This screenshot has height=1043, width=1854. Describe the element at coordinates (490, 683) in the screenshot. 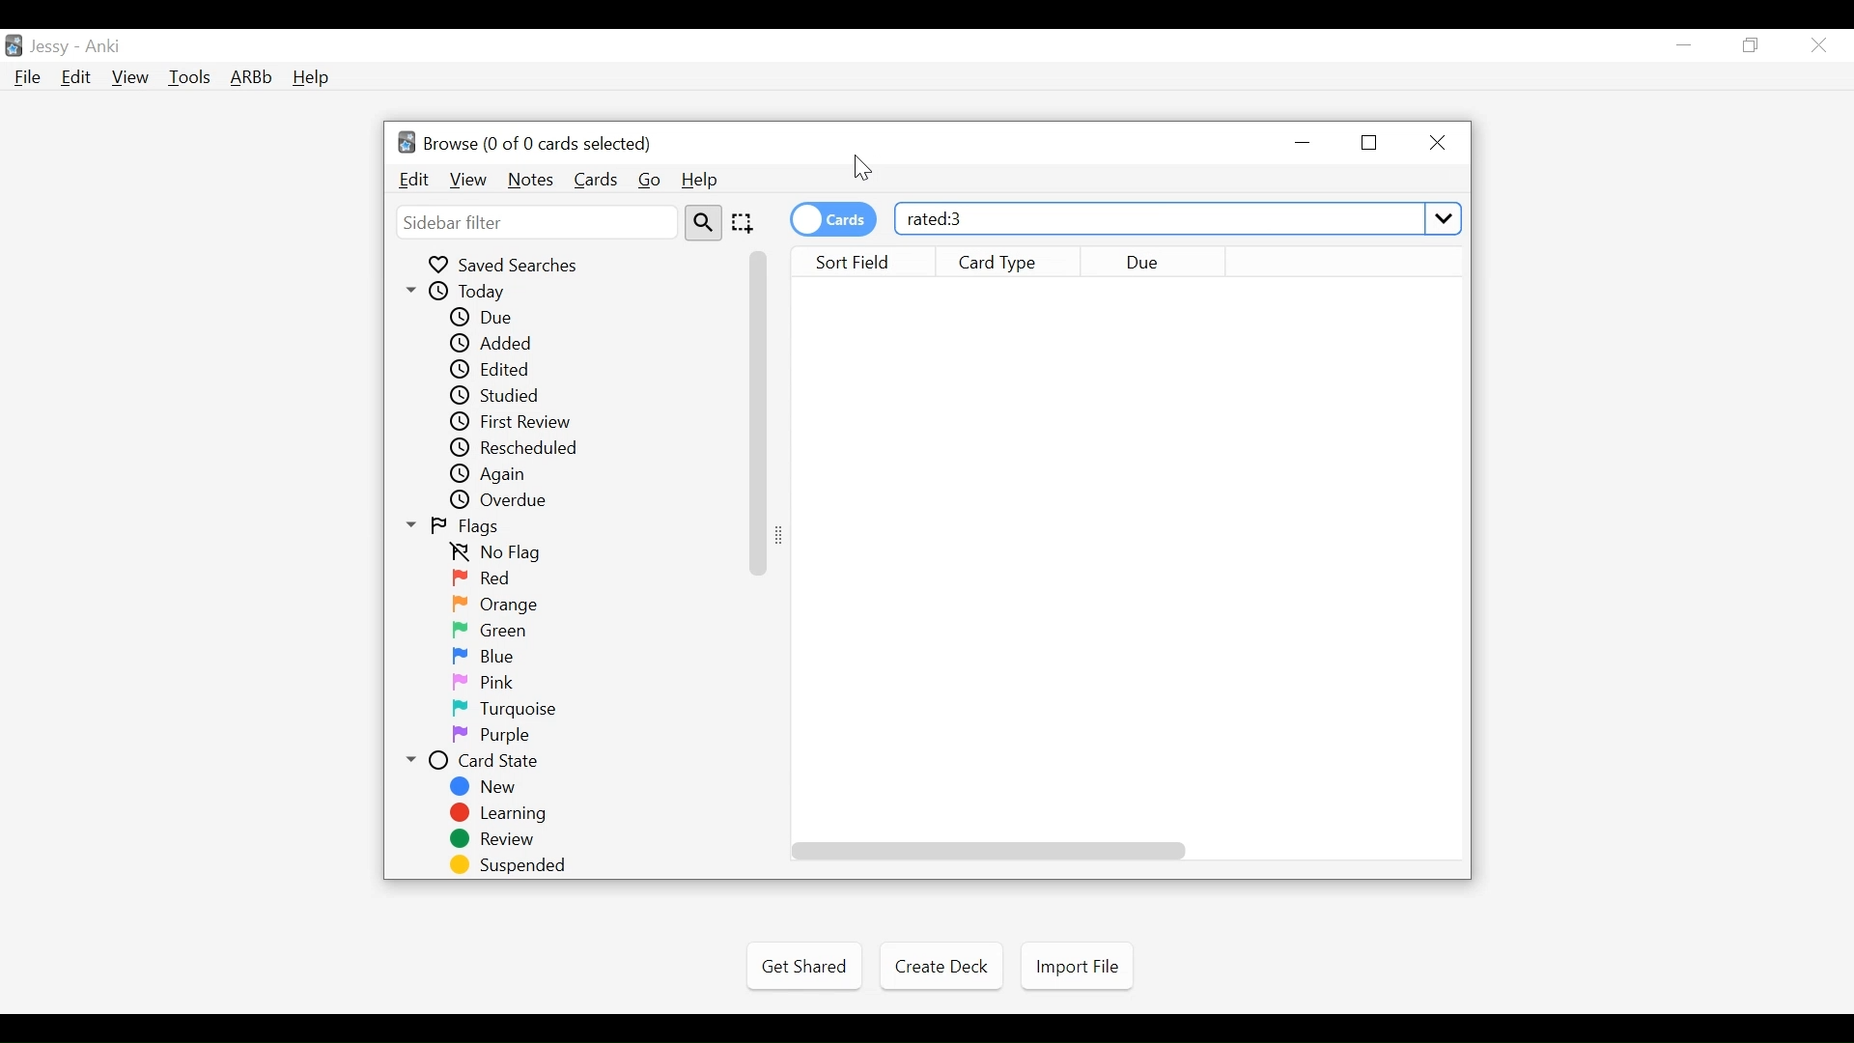

I see `Pink` at that location.